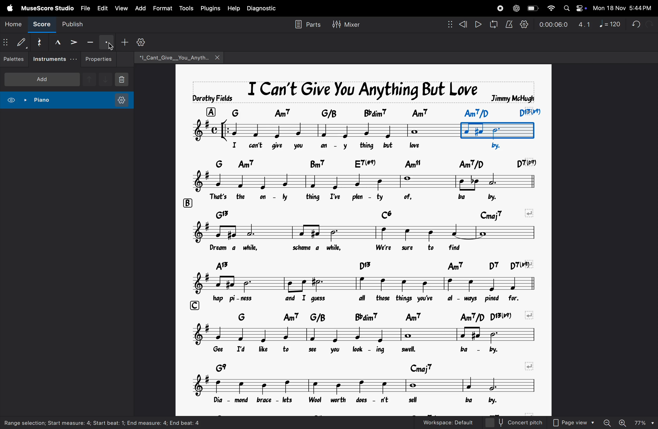 The height and width of the screenshot is (429, 658). Describe the element at coordinates (347, 25) in the screenshot. I see `mixer` at that location.